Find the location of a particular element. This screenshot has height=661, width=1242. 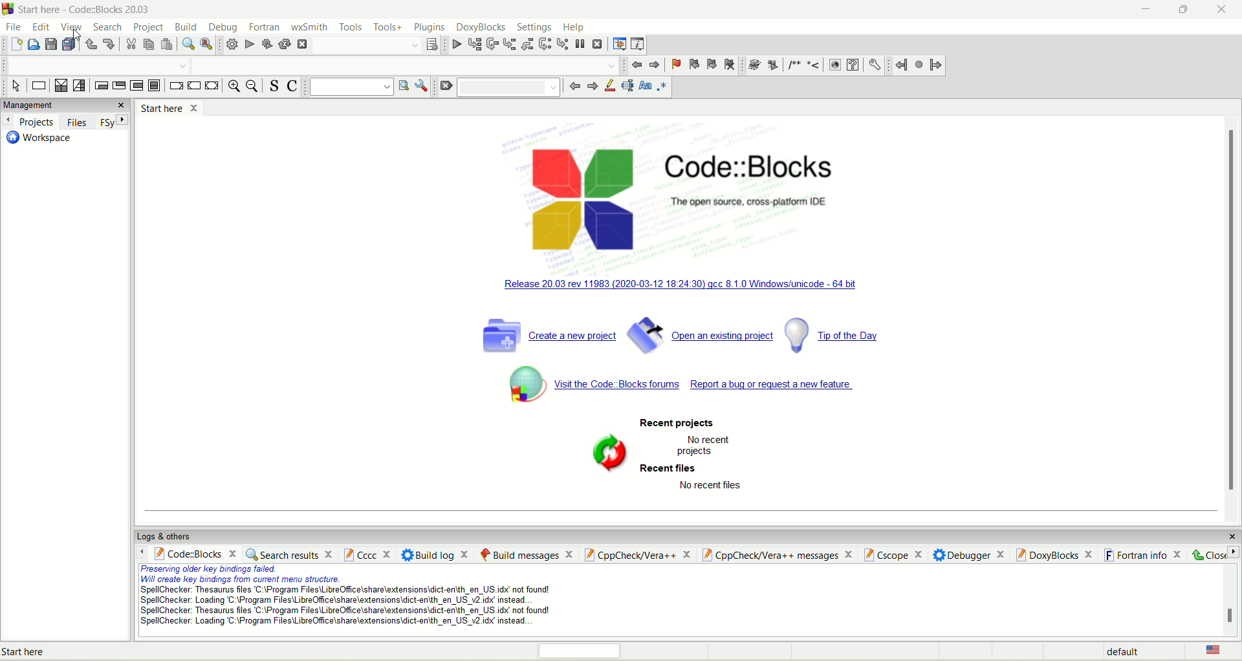

clear is located at coordinates (448, 89).